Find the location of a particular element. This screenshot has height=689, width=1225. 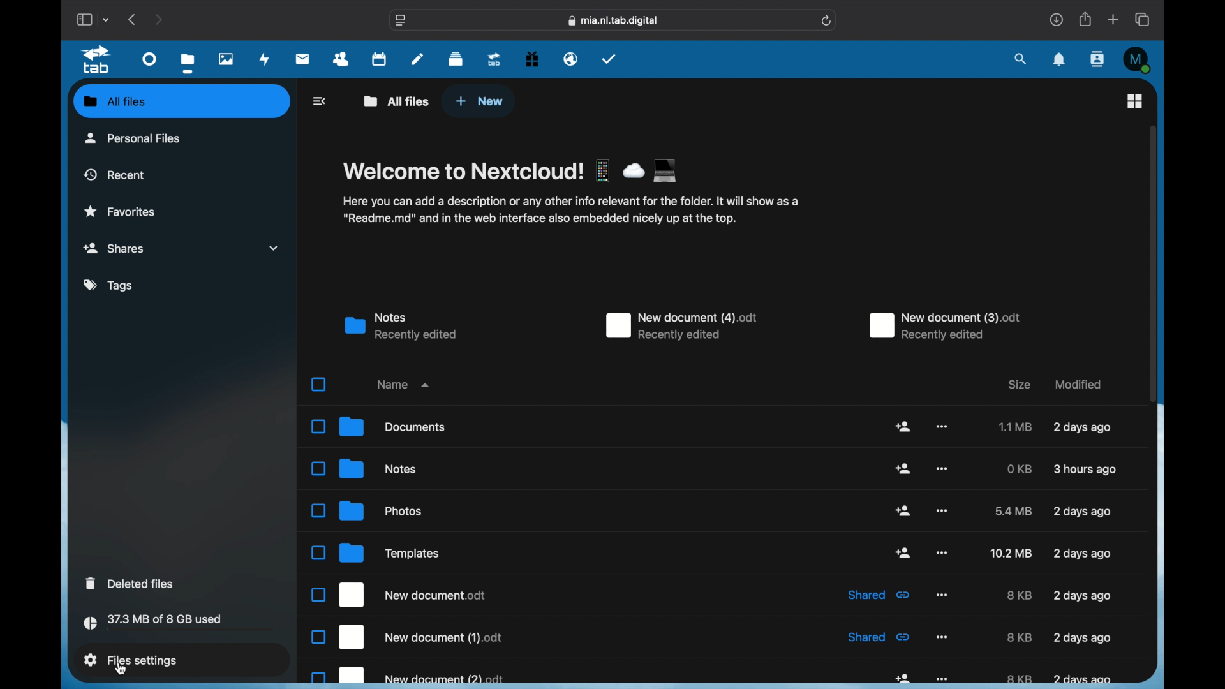

email is located at coordinates (570, 59).